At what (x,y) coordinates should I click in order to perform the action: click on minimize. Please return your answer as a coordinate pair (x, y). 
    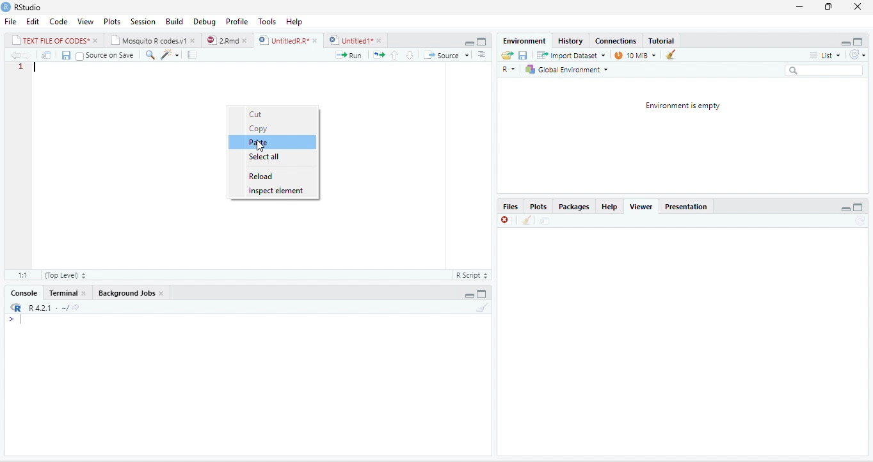
    Looking at the image, I should click on (845, 207).